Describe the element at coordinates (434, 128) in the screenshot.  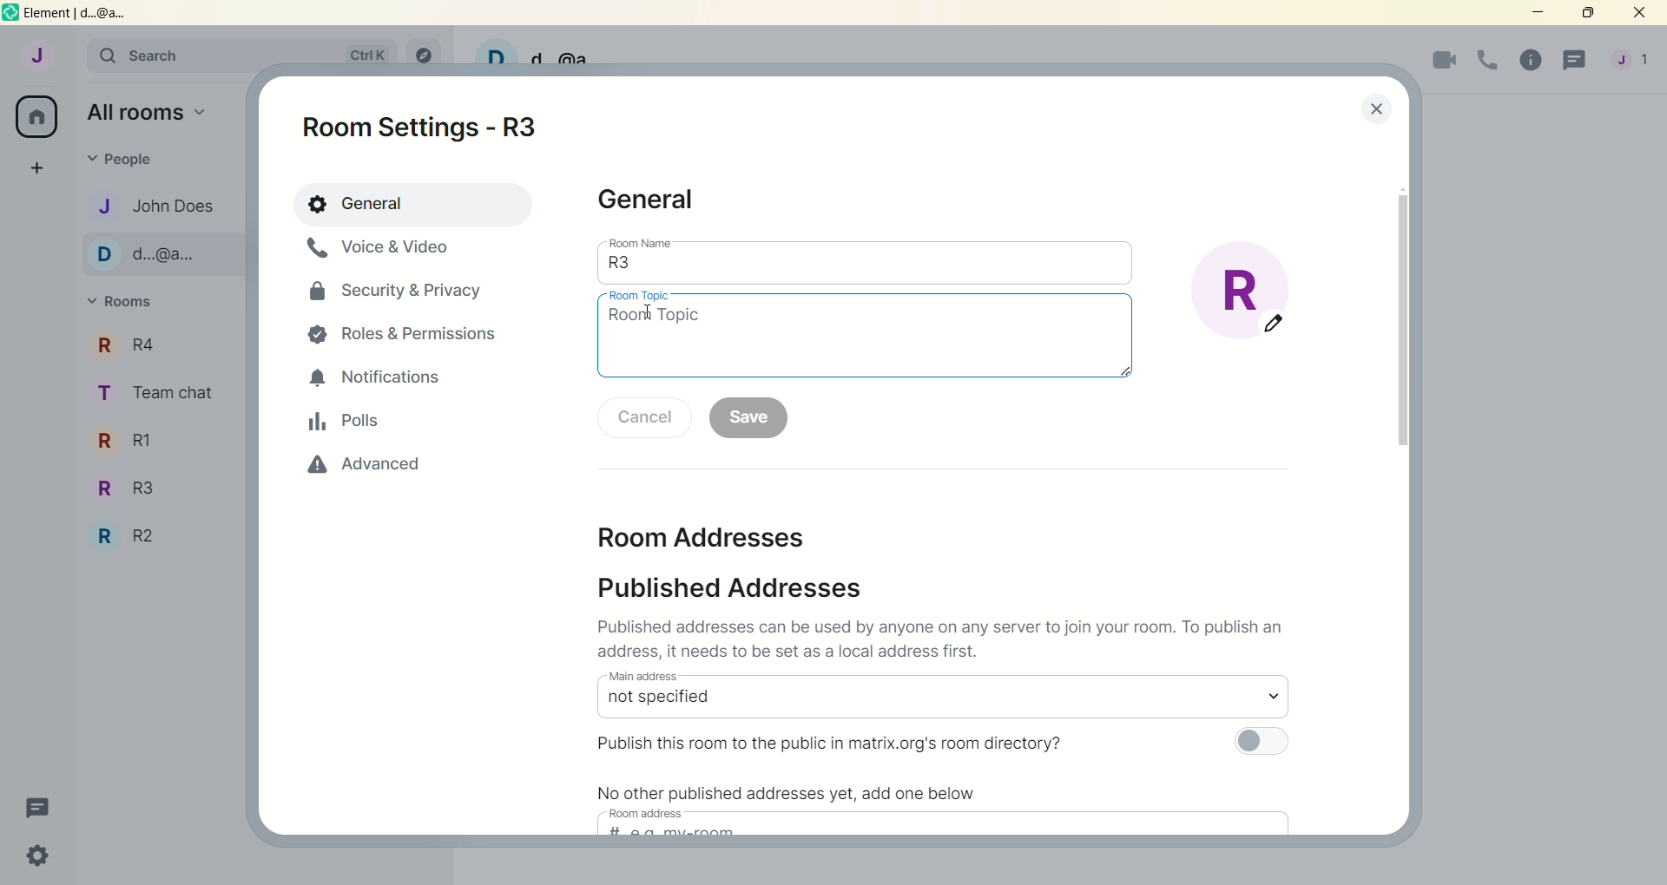
I see `room settings` at that location.